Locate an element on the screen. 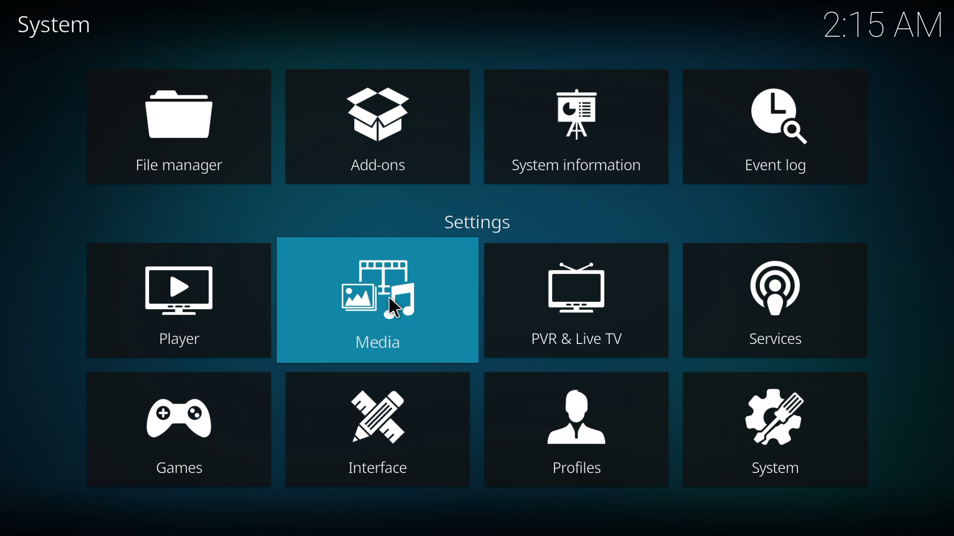 This screenshot has height=536, width=954. event log is located at coordinates (782, 128).